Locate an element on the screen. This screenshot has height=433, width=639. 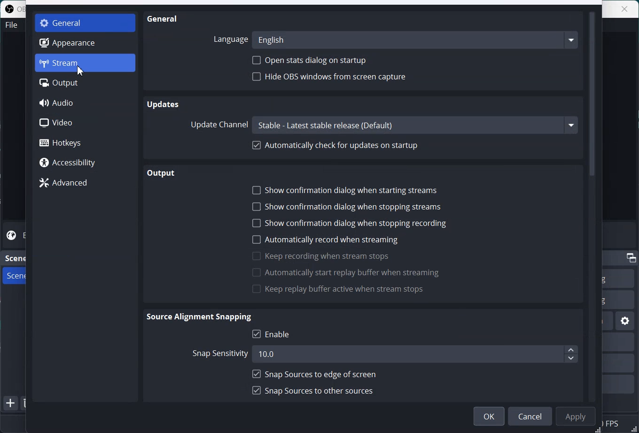
Automatically check for update on startup is located at coordinates (335, 146).